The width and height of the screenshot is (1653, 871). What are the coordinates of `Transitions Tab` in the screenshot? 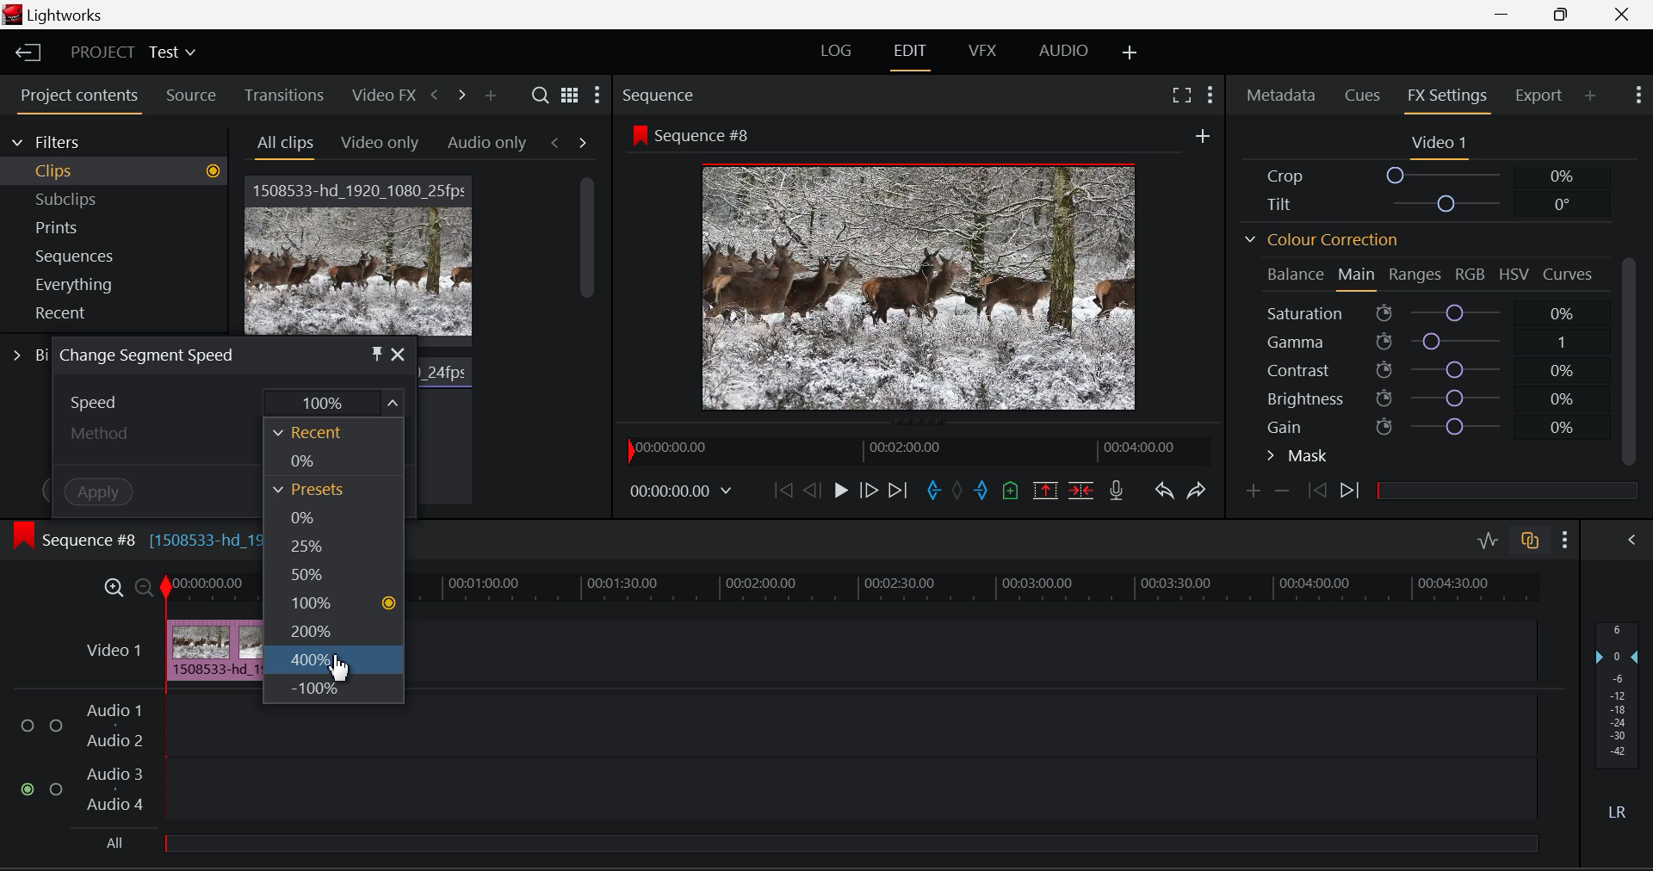 It's located at (287, 95).